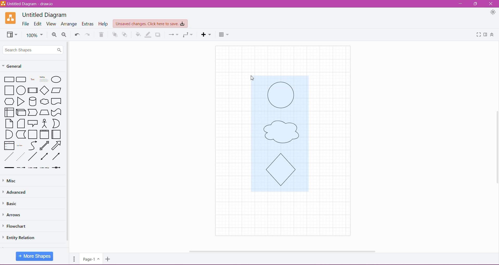 Image resolution: width=499 pixels, height=265 pixels. I want to click on General, so click(16, 66).